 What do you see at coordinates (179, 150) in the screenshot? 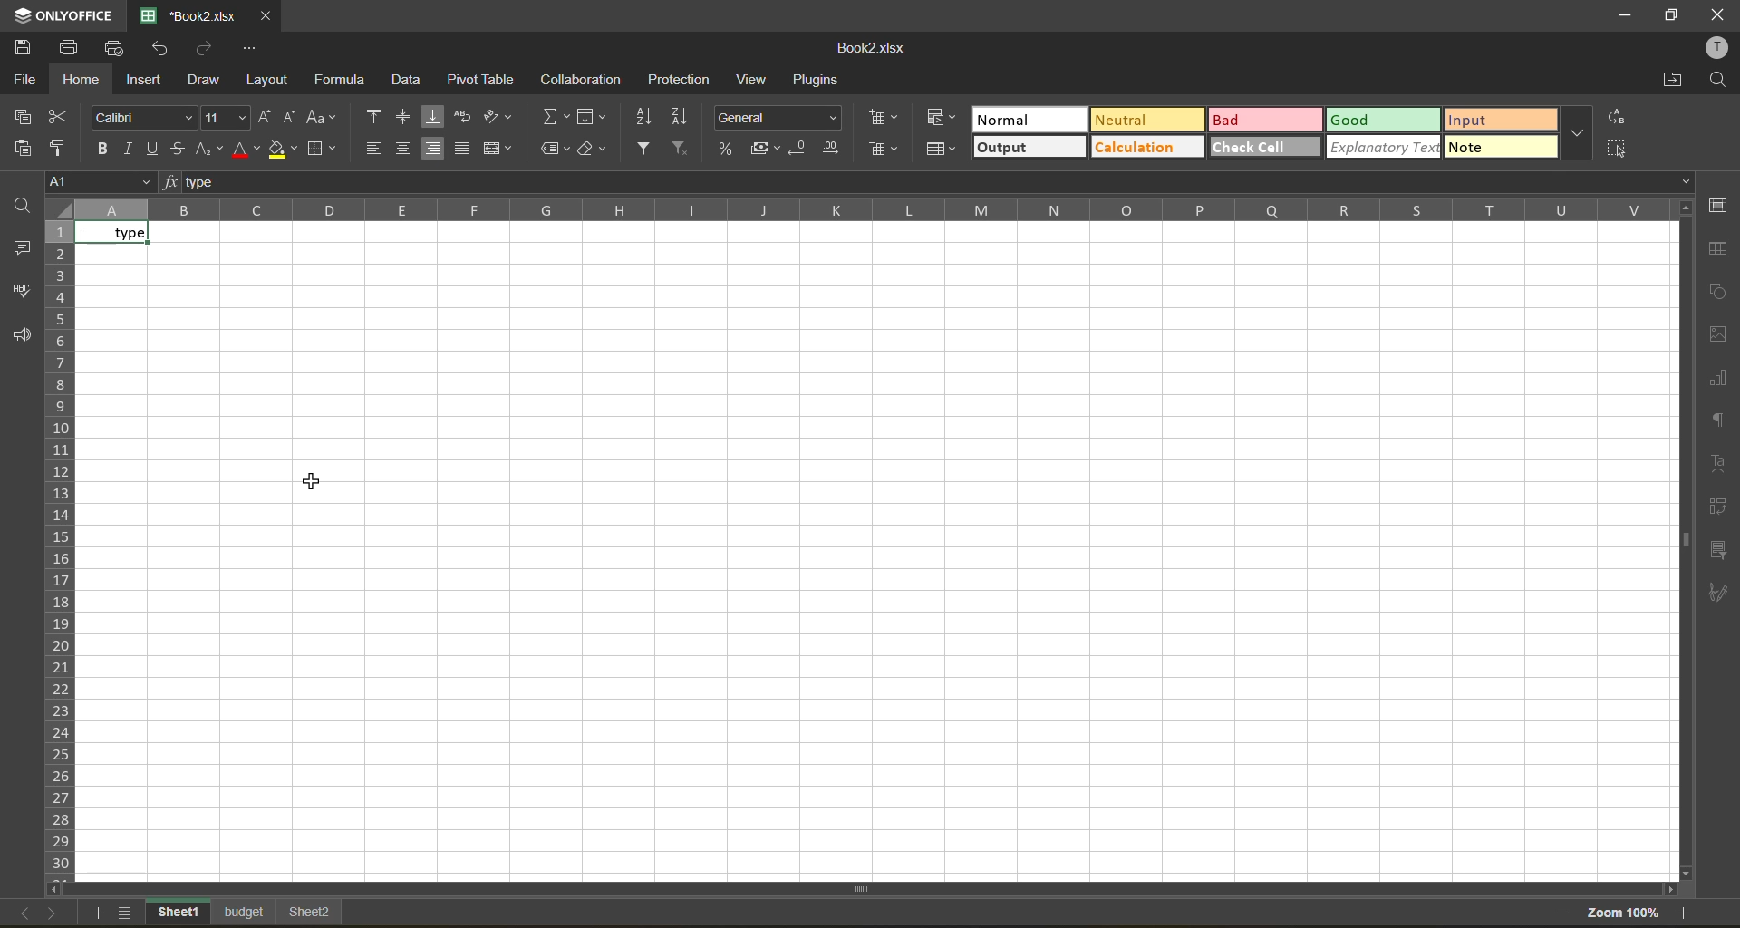
I see `strikethrough` at bounding box center [179, 150].